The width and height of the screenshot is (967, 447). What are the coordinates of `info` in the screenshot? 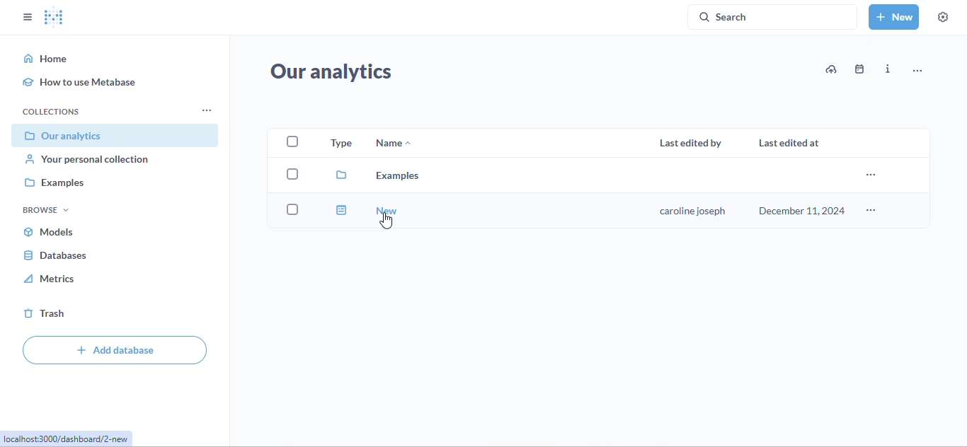 It's located at (888, 69).